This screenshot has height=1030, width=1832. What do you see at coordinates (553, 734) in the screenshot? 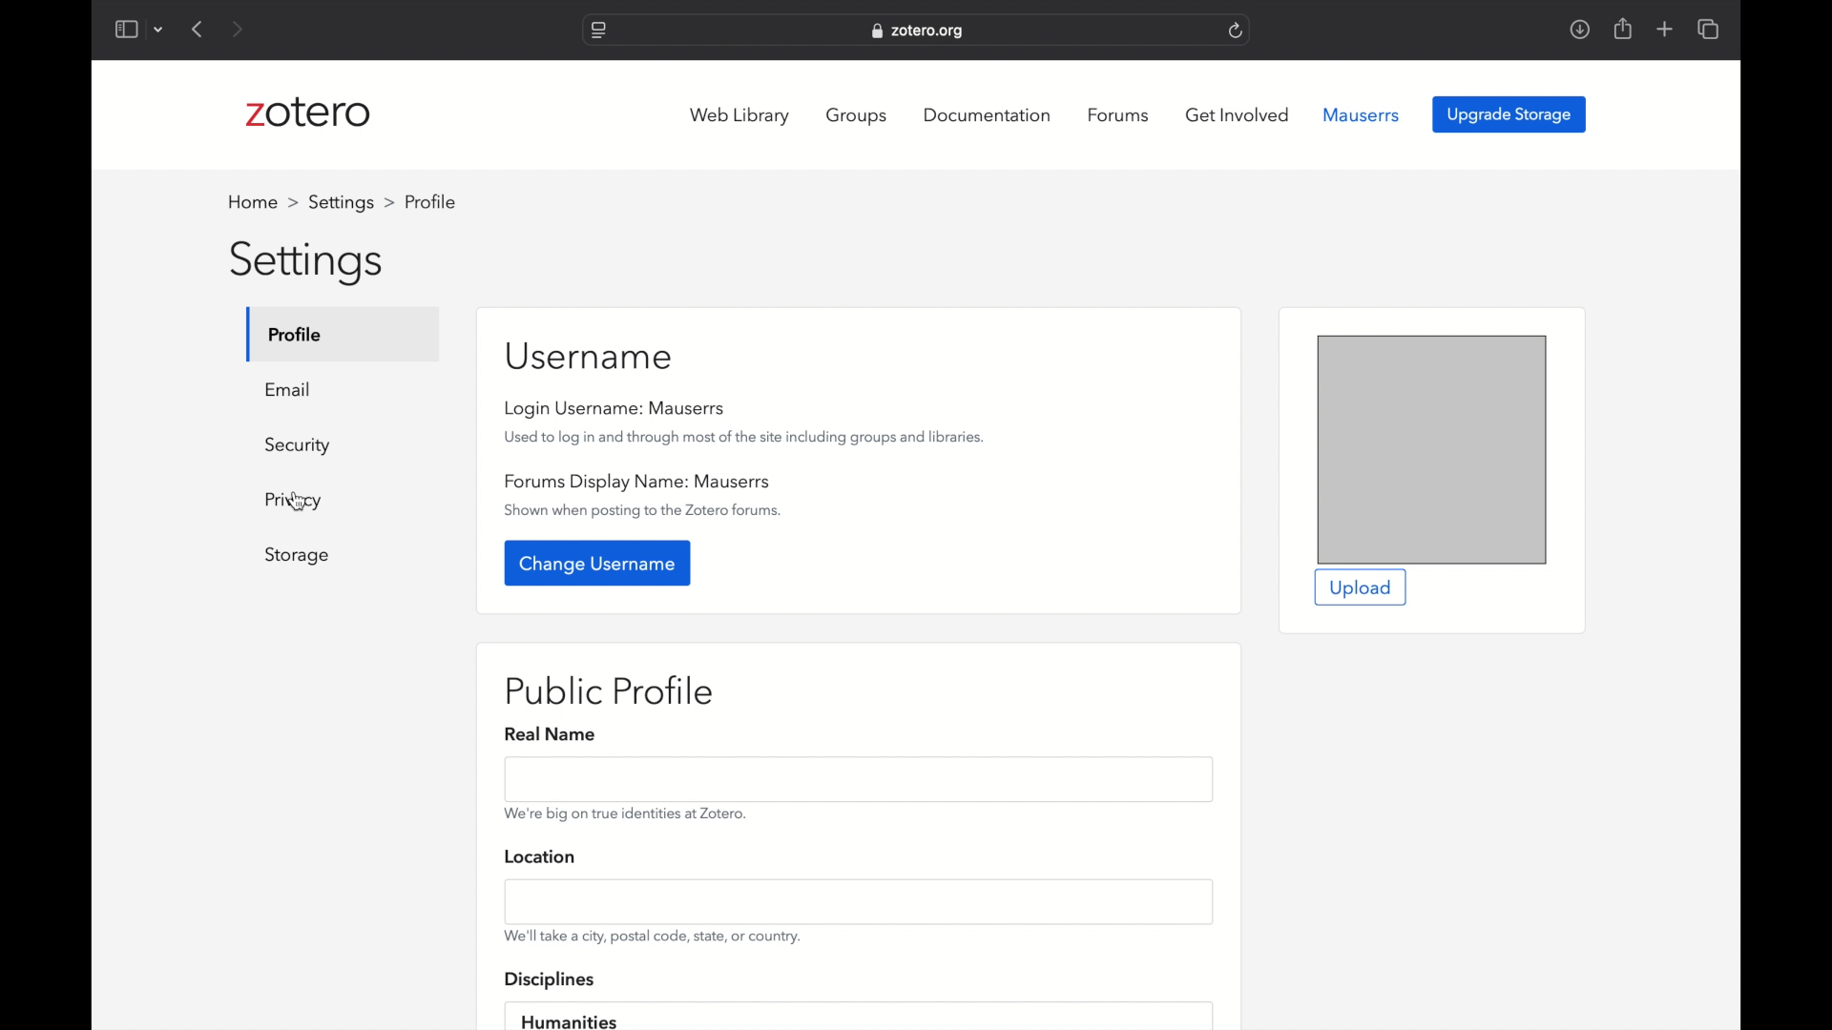
I see `real name` at bounding box center [553, 734].